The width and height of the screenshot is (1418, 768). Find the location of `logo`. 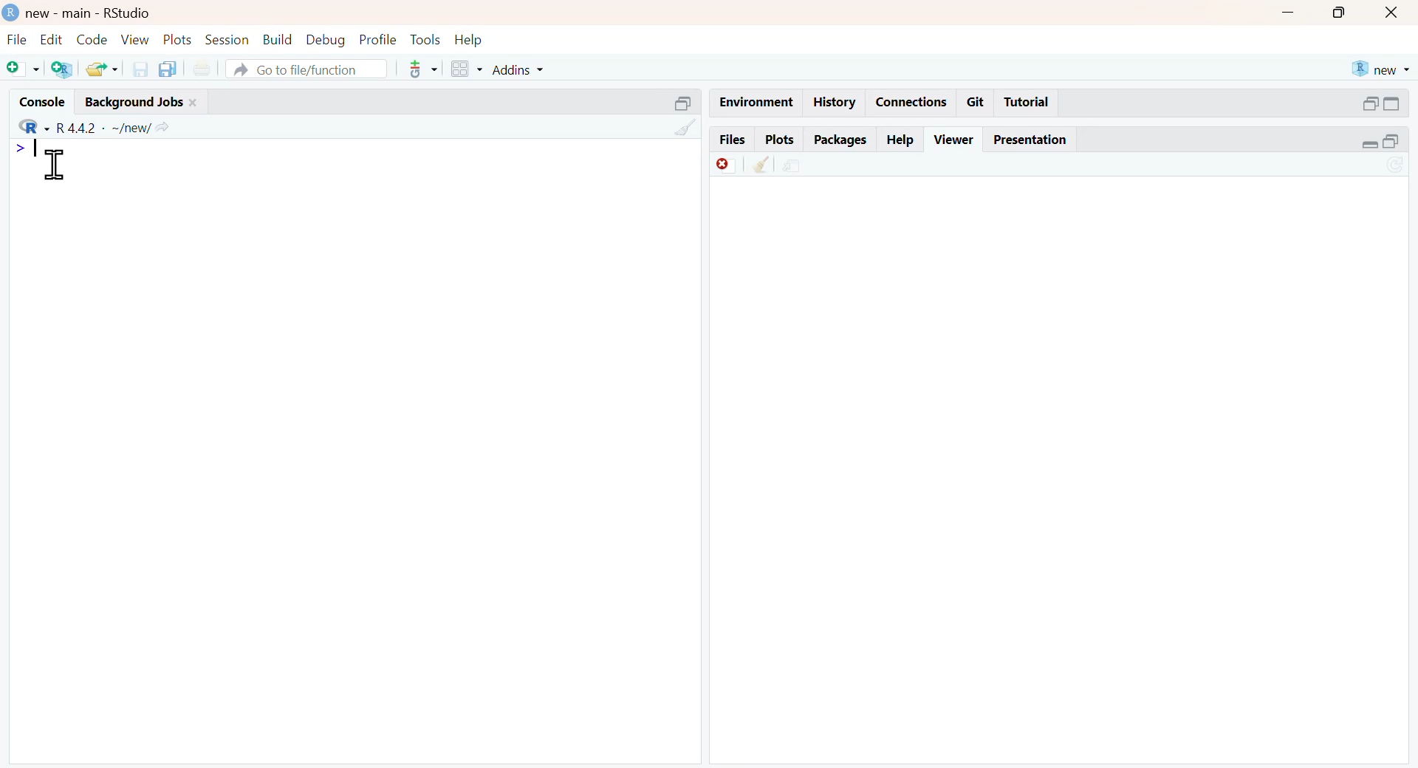

logo is located at coordinates (11, 13).